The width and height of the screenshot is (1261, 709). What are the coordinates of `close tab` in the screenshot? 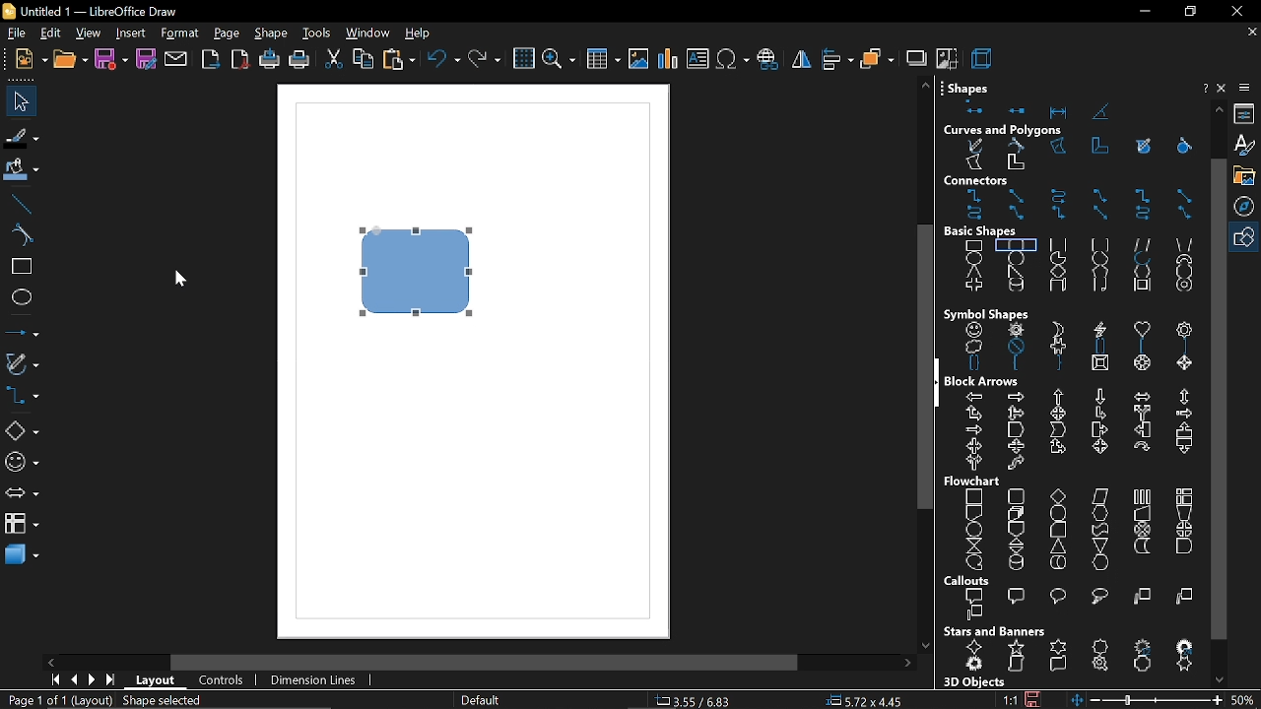 It's located at (1252, 32).